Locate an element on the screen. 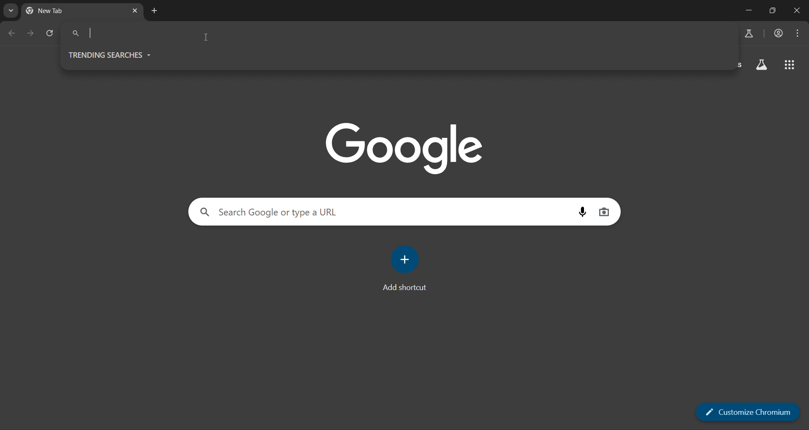 This screenshot has height=430, width=809. close is located at coordinates (796, 10).